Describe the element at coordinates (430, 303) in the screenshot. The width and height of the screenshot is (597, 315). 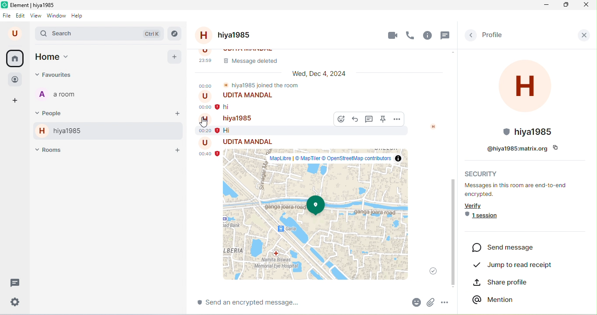
I see `attachment` at that location.